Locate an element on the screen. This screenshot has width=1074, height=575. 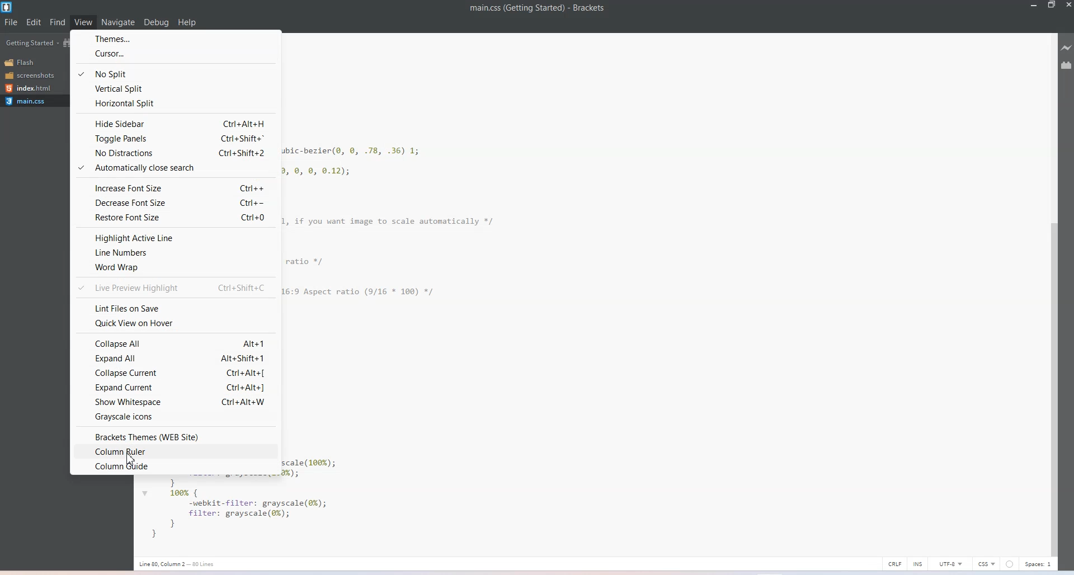
decrease font size is located at coordinates (176, 202).